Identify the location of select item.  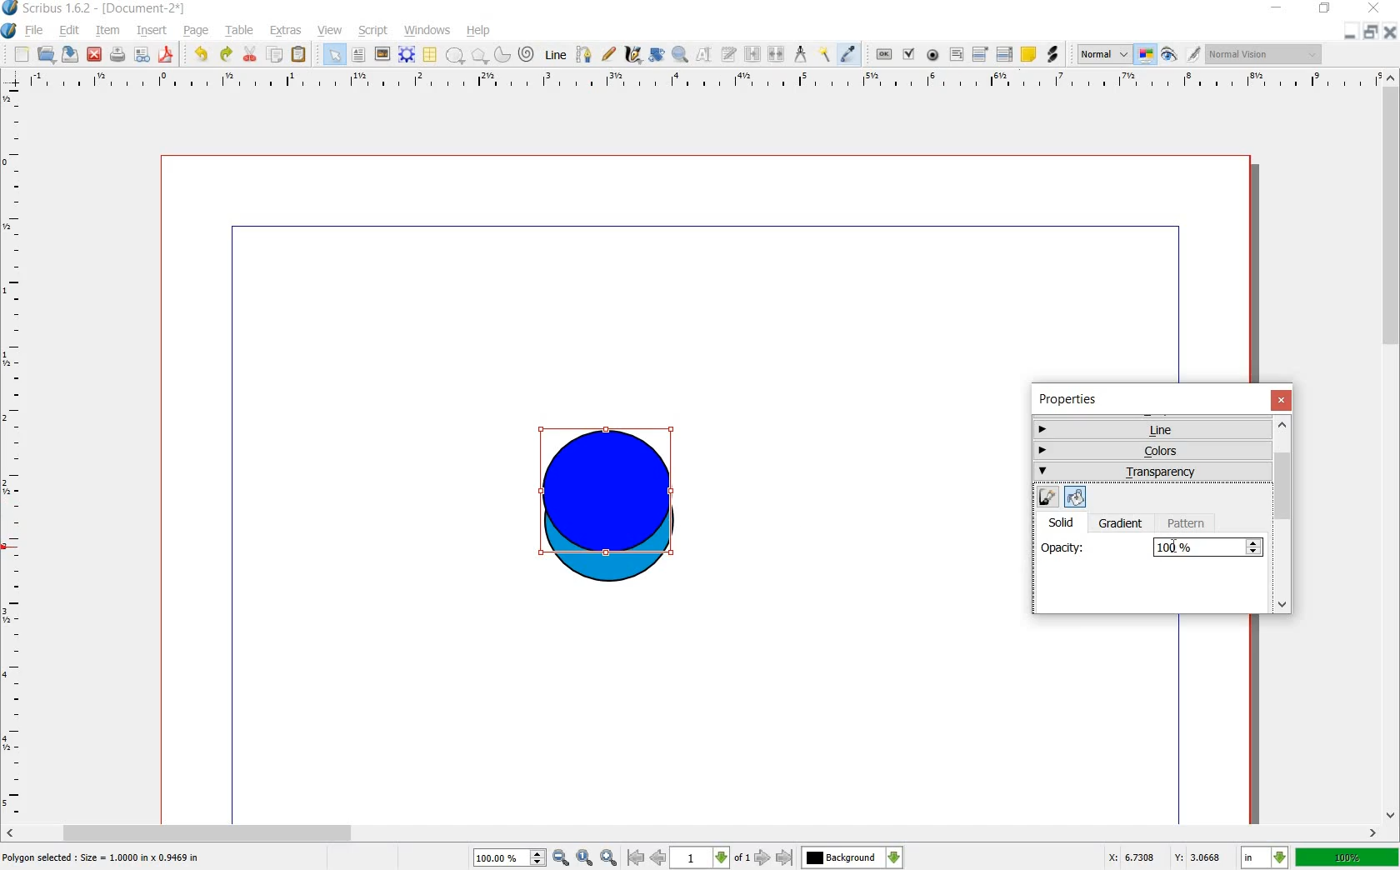
(334, 54).